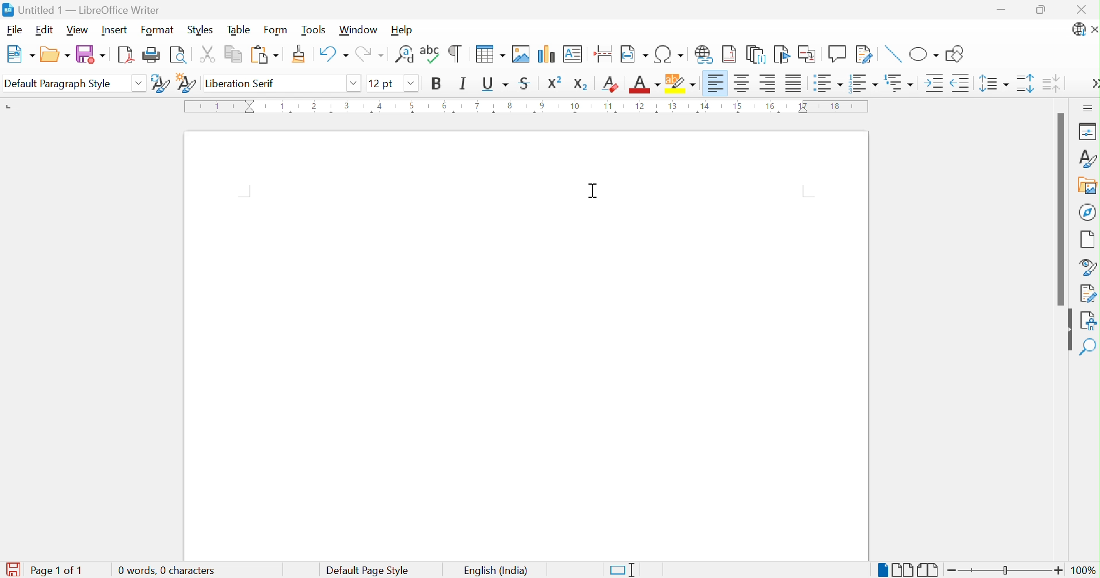 The width and height of the screenshot is (1100, 578). What do you see at coordinates (404, 30) in the screenshot?
I see `Help` at bounding box center [404, 30].